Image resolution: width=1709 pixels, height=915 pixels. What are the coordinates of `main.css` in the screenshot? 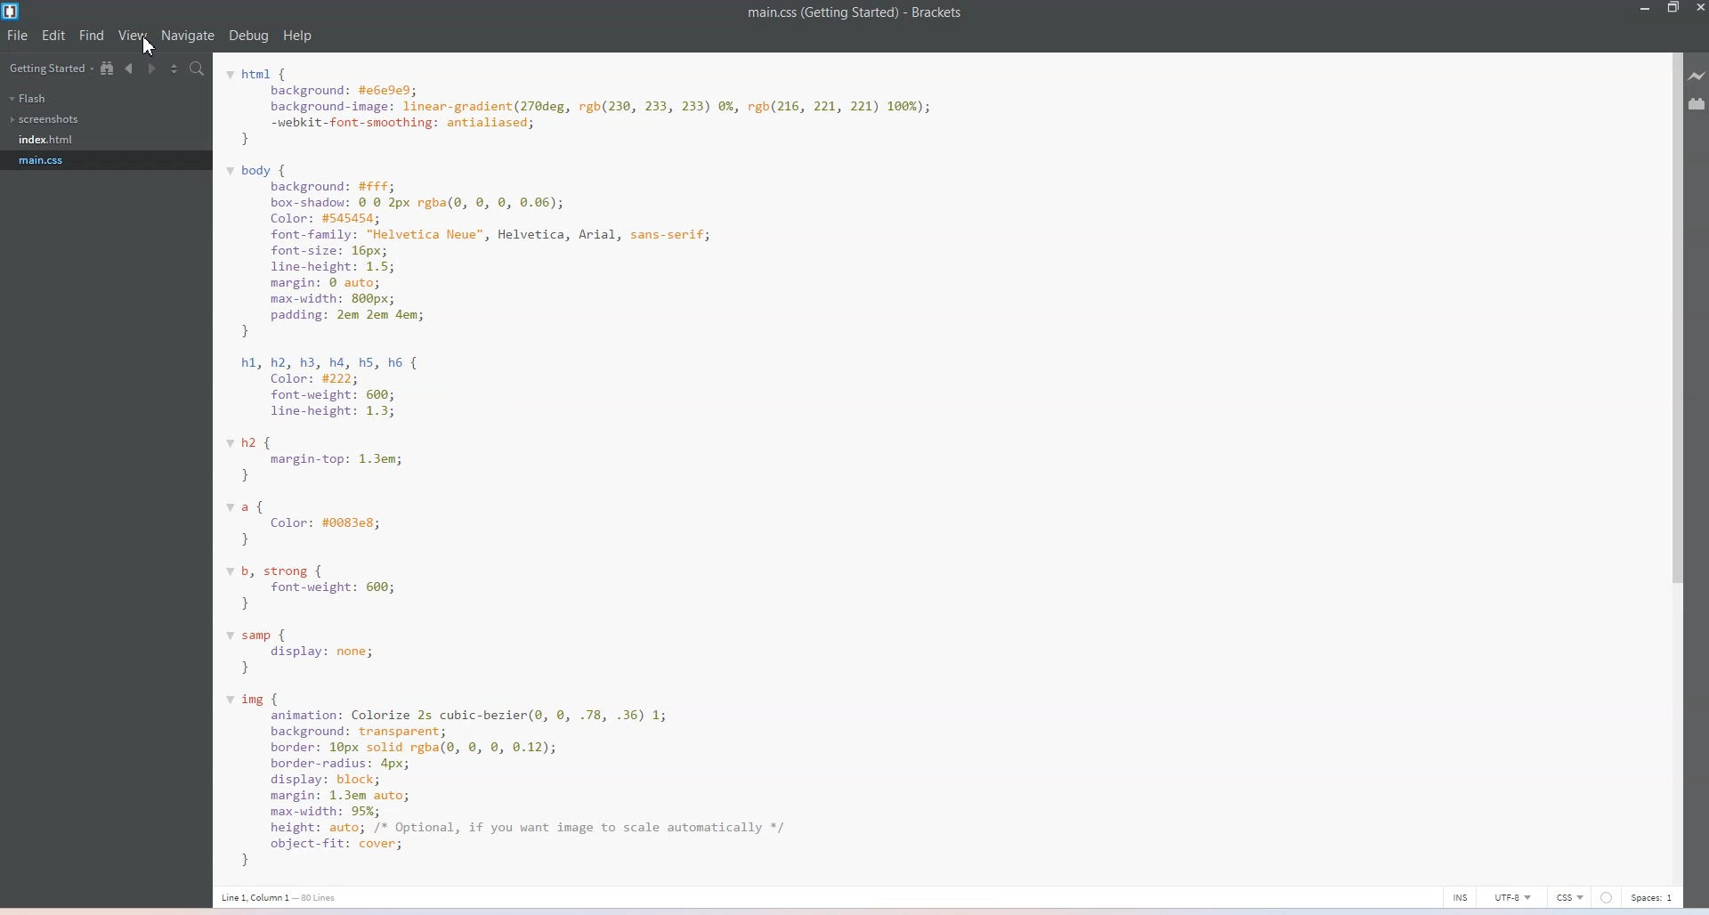 It's located at (49, 159).